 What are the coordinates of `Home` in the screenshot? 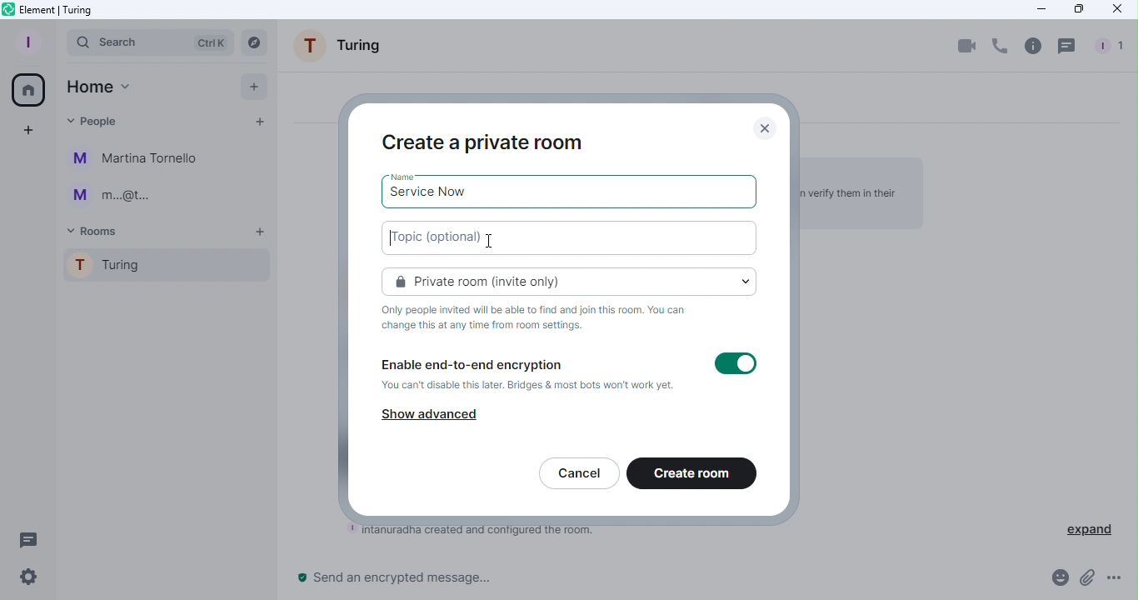 It's located at (26, 87).